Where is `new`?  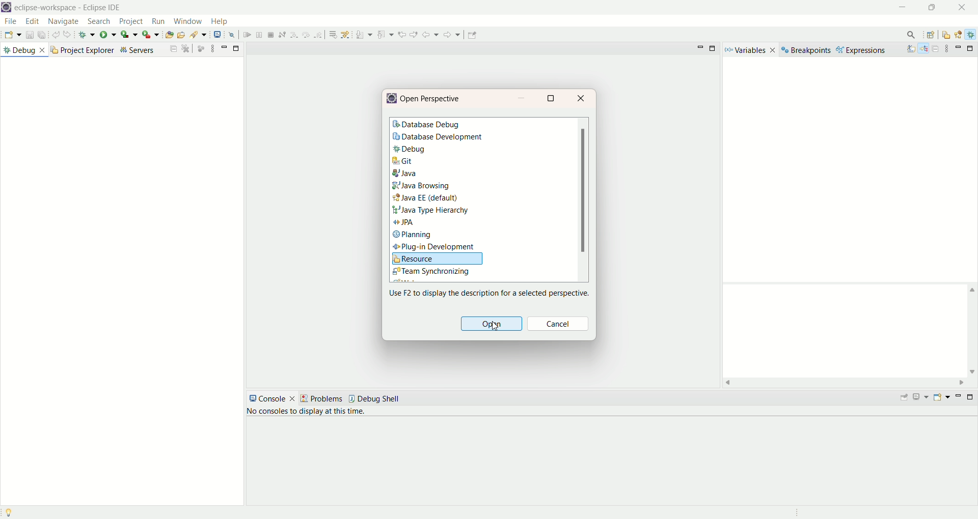 new is located at coordinates (11, 35).